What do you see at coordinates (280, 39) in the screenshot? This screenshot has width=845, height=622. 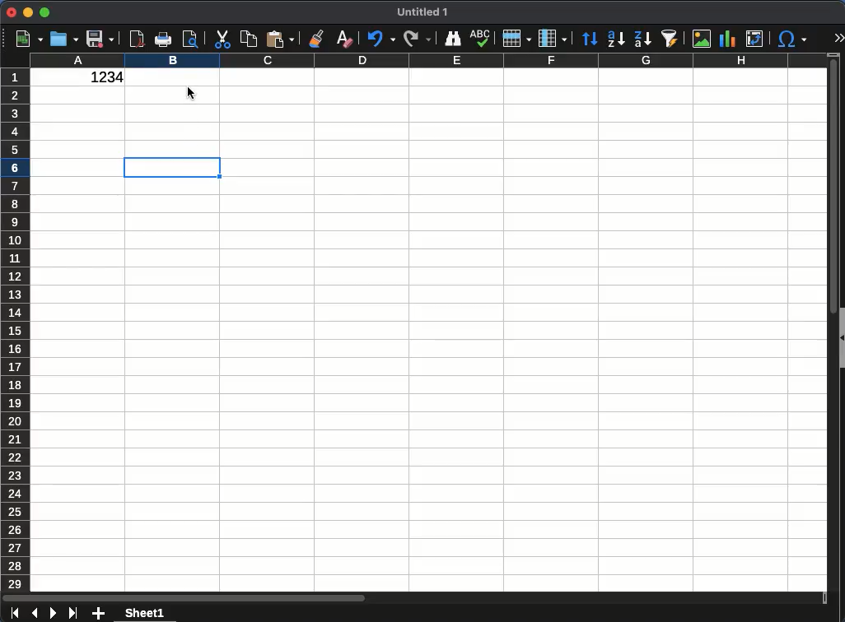 I see `paste` at bounding box center [280, 39].